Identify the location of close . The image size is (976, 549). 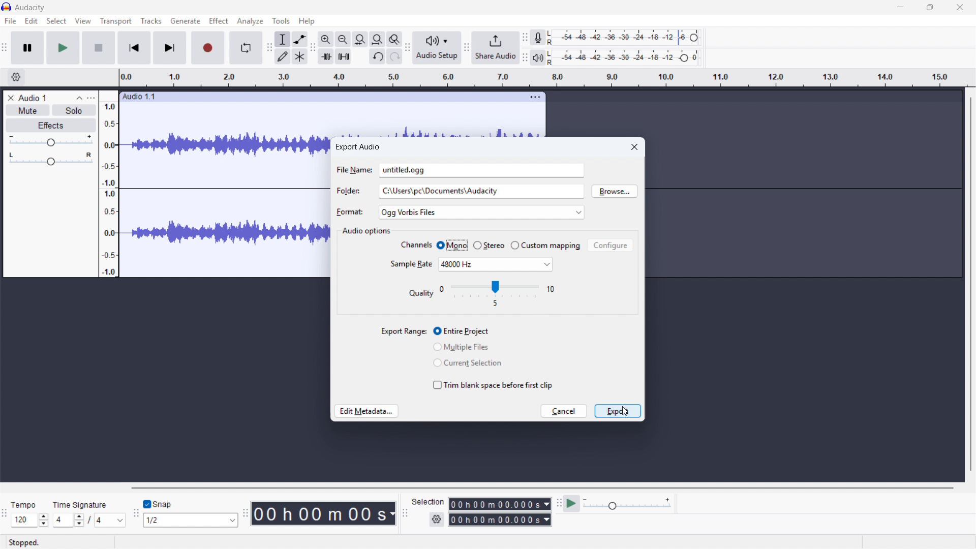
(960, 8).